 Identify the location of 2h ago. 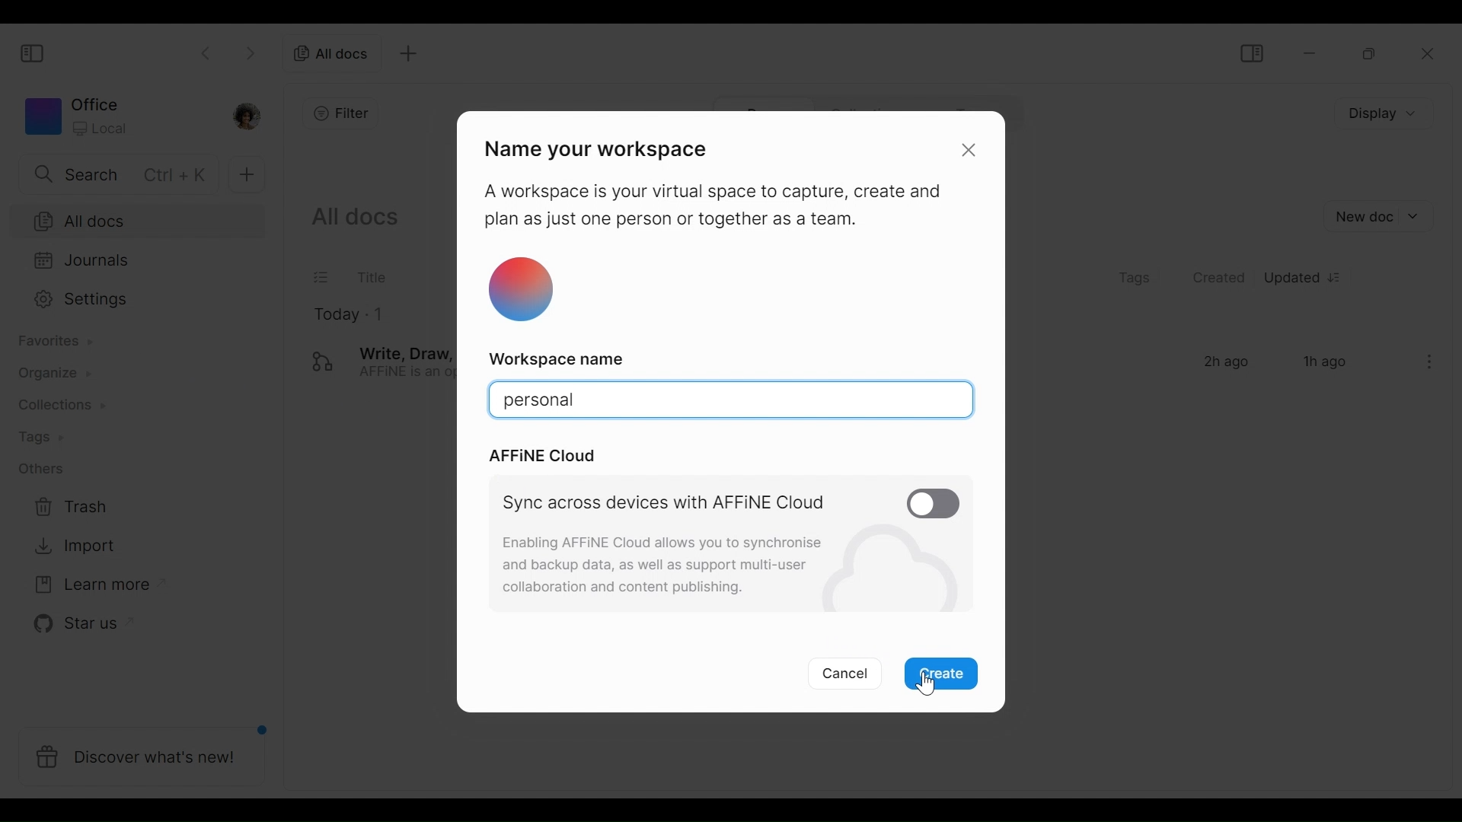
(1224, 363).